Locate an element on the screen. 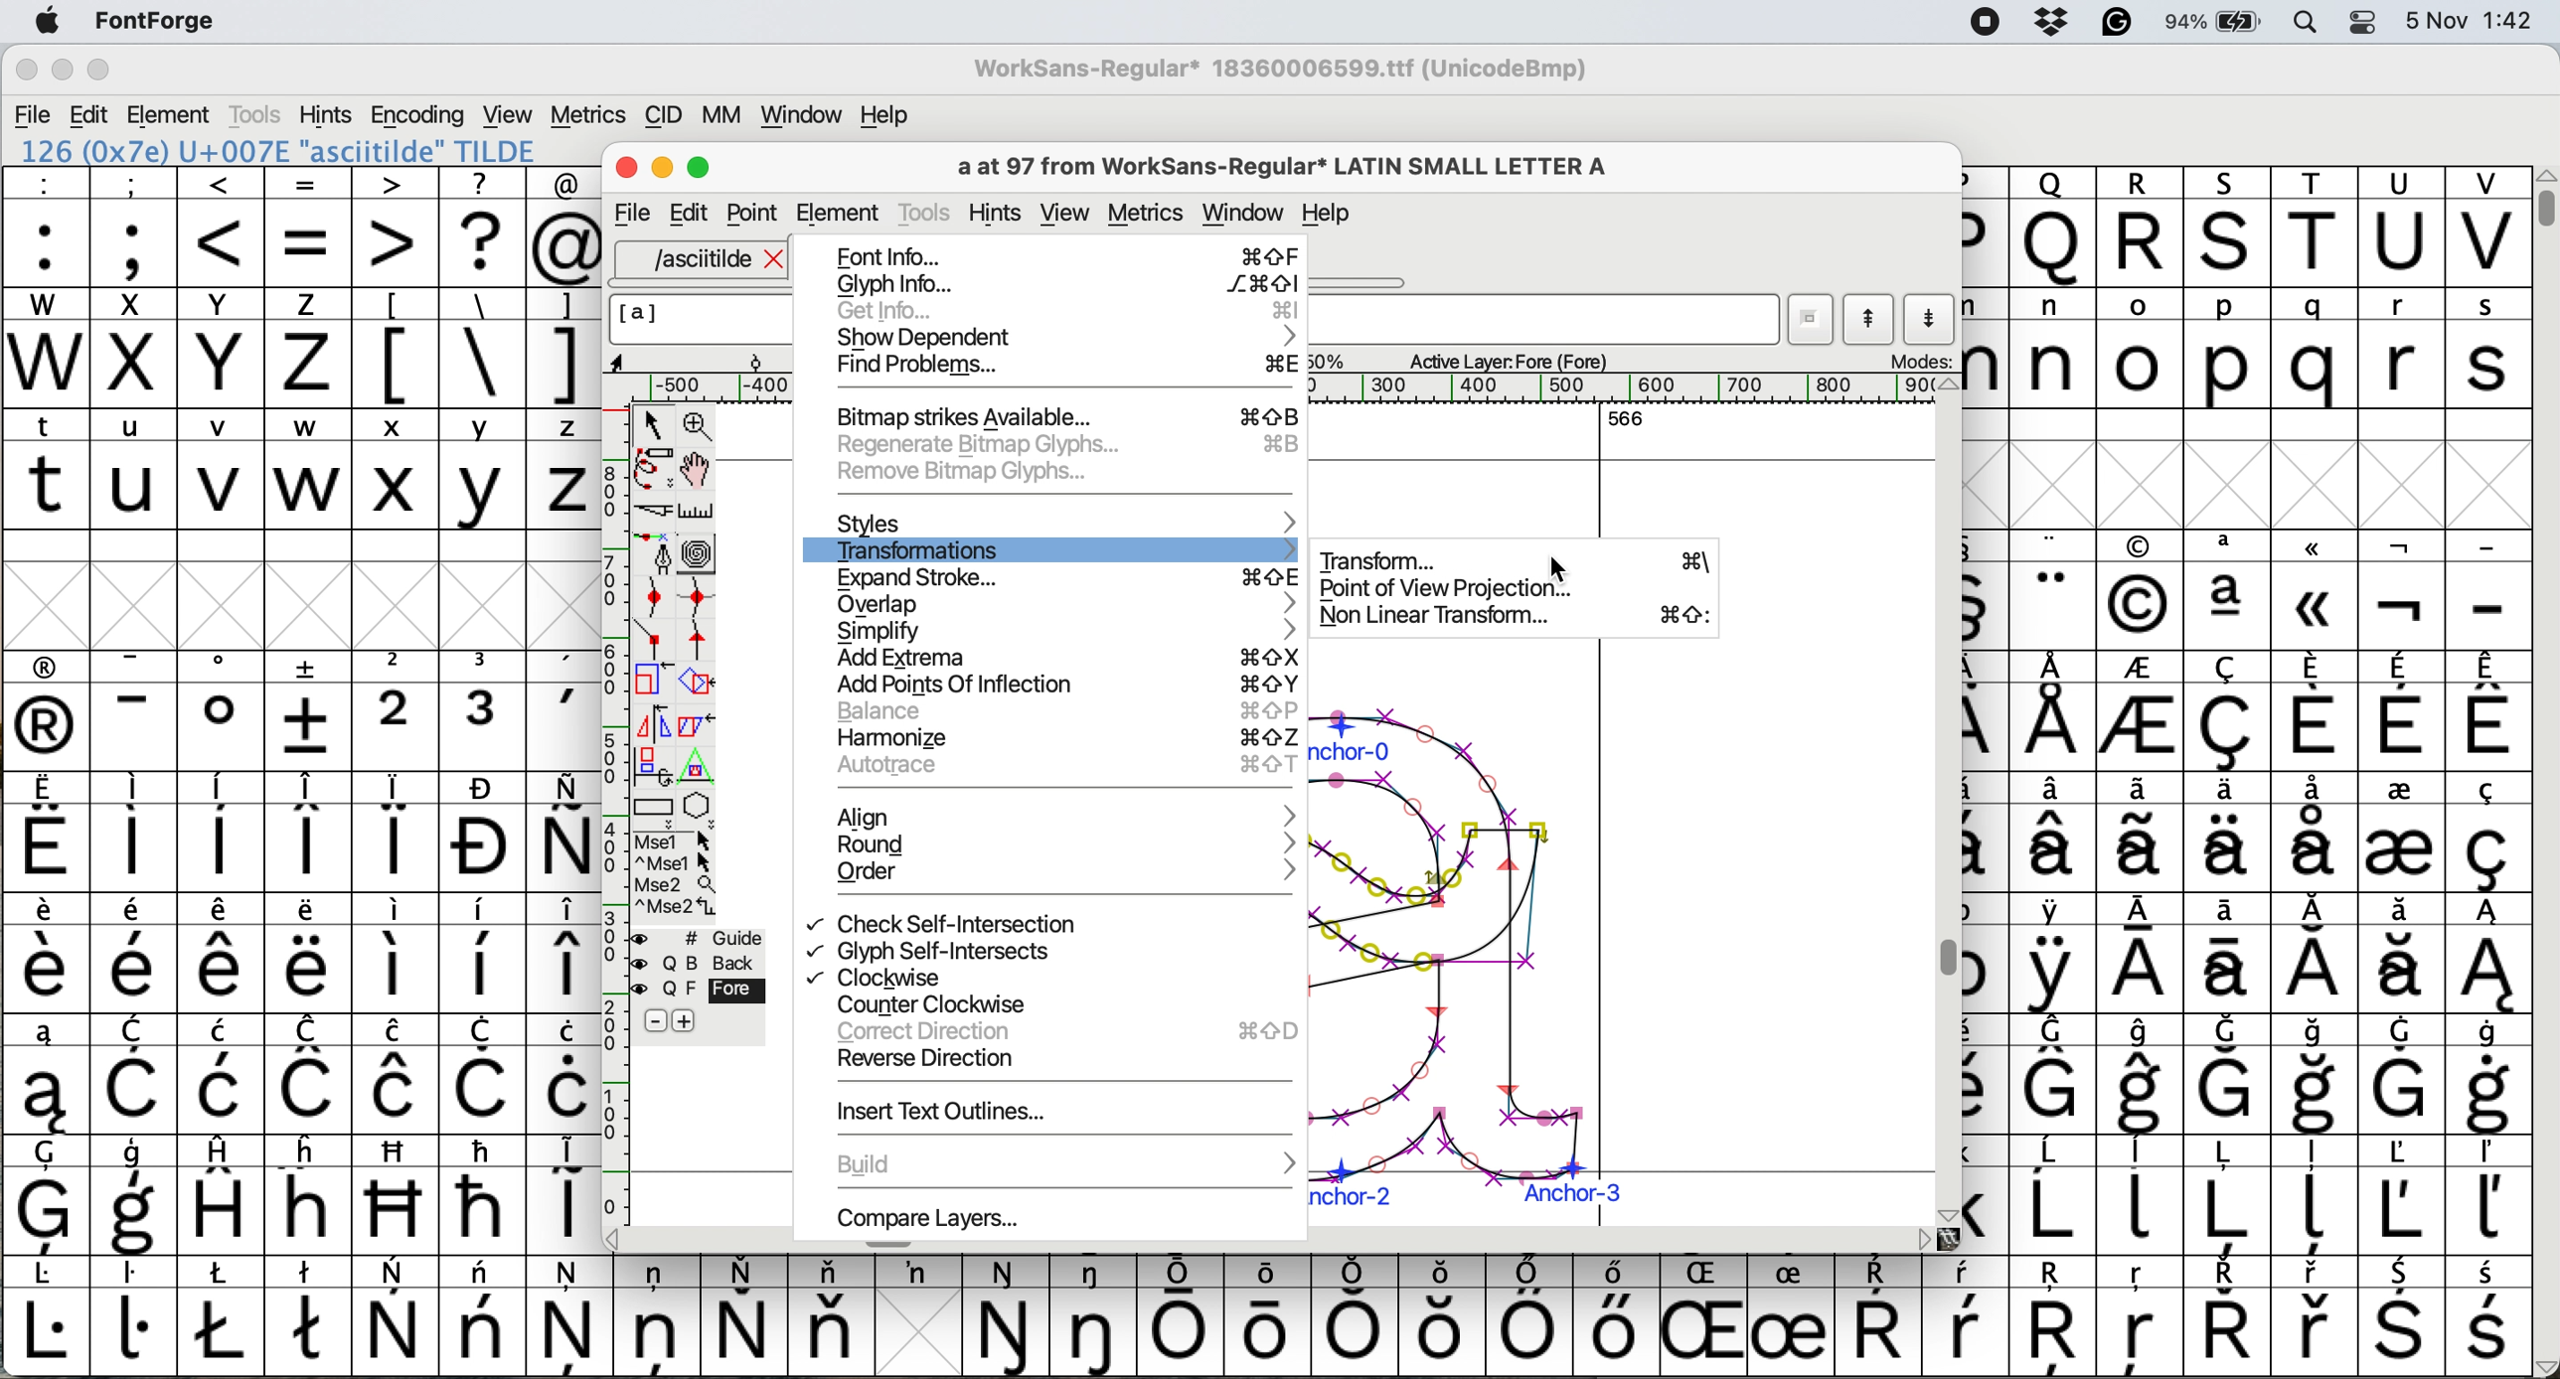 The height and width of the screenshot is (1379, 2560). Help is located at coordinates (1326, 216).